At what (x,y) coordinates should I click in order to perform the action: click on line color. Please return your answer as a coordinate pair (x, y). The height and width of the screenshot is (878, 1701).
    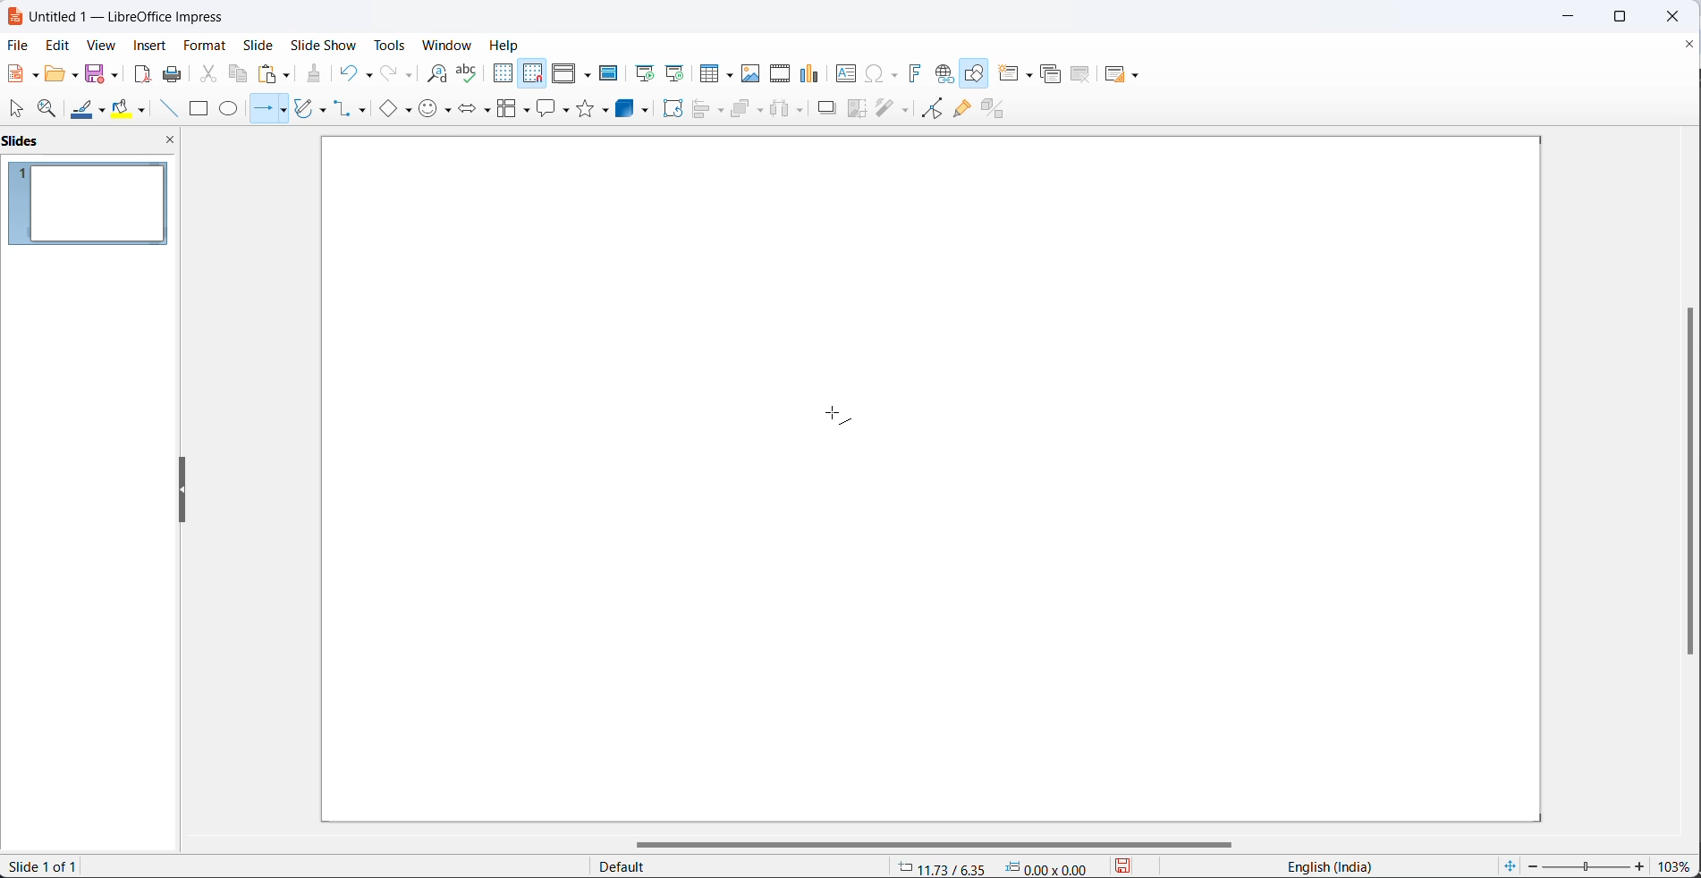
    Looking at the image, I should click on (89, 110).